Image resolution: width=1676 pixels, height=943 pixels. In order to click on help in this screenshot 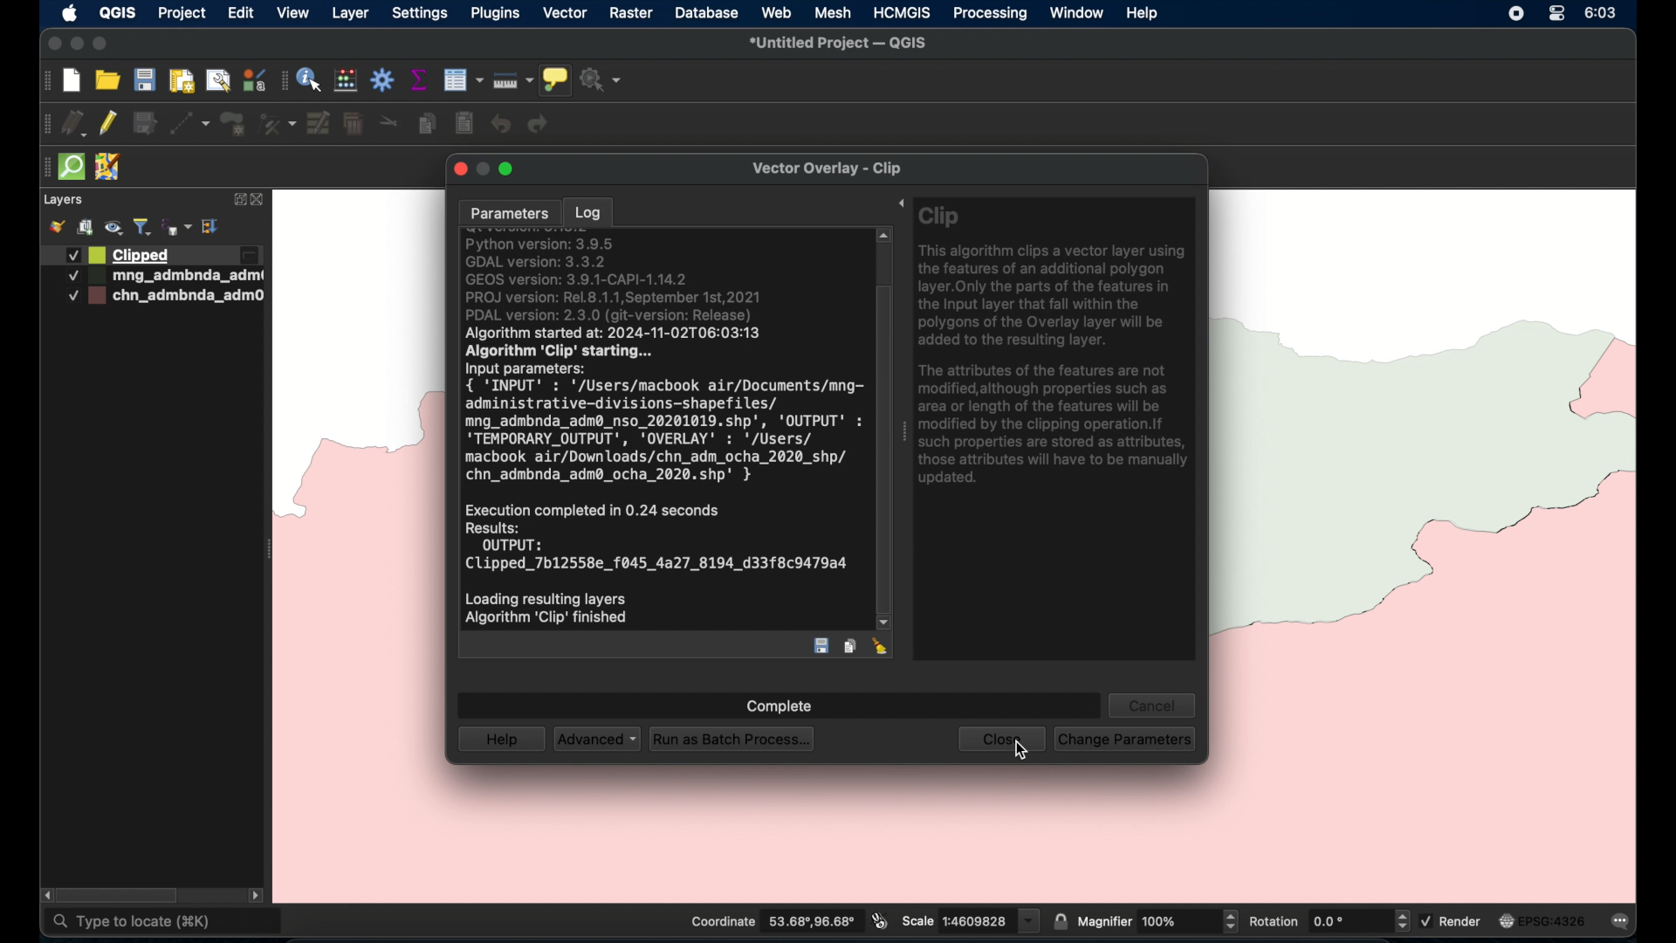, I will do `click(1144, 14)`.